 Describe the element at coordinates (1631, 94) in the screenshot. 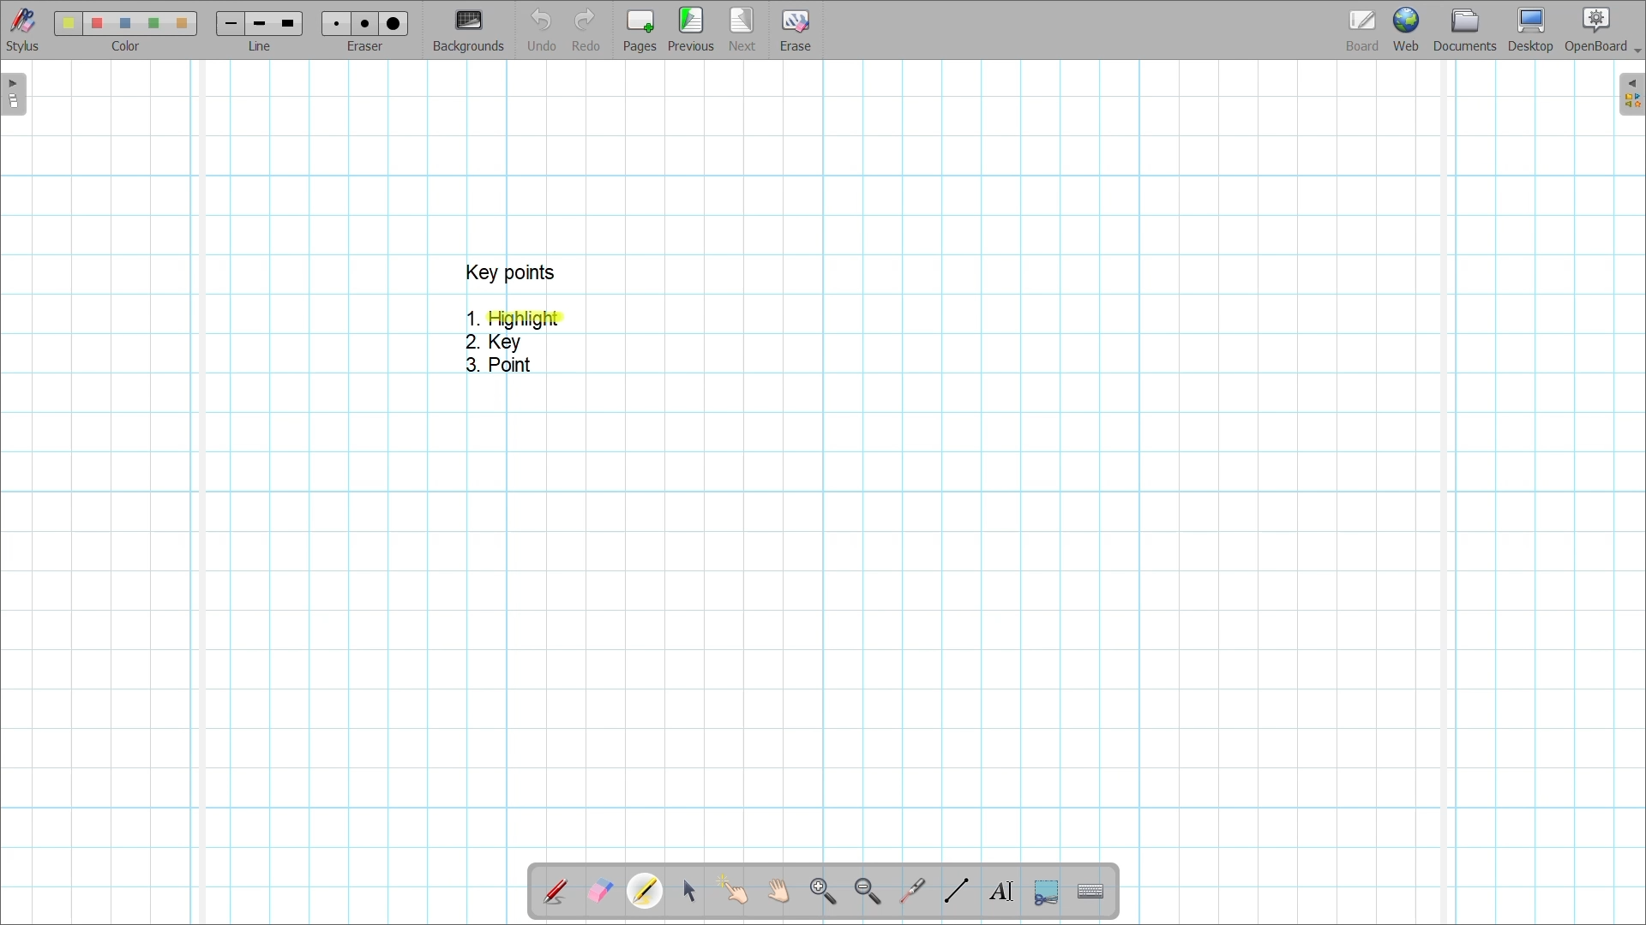

I see `Right sidebar` at that location.